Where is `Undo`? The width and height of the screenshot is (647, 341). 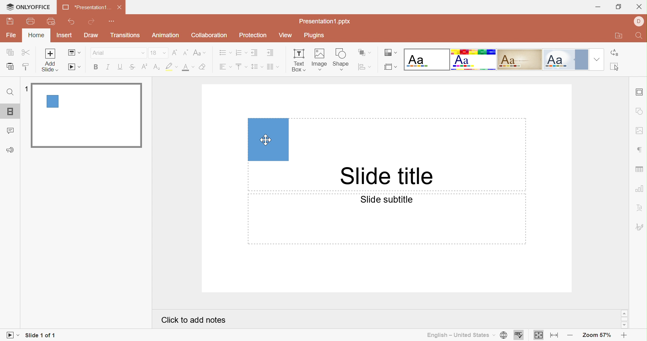 Undo is located at coordinates (72, 22).